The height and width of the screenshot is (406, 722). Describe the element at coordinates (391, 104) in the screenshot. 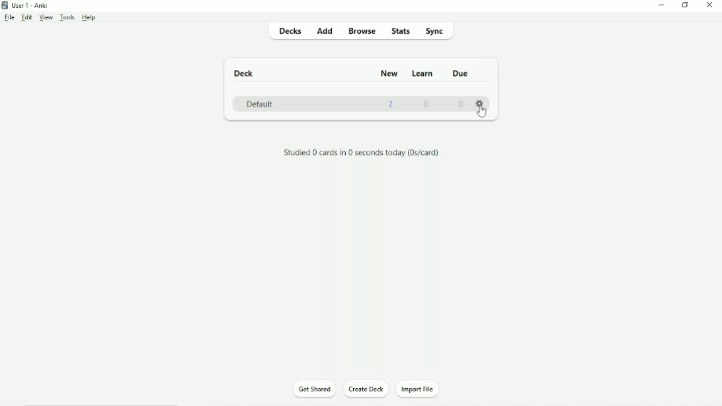

I see `2` at that location.